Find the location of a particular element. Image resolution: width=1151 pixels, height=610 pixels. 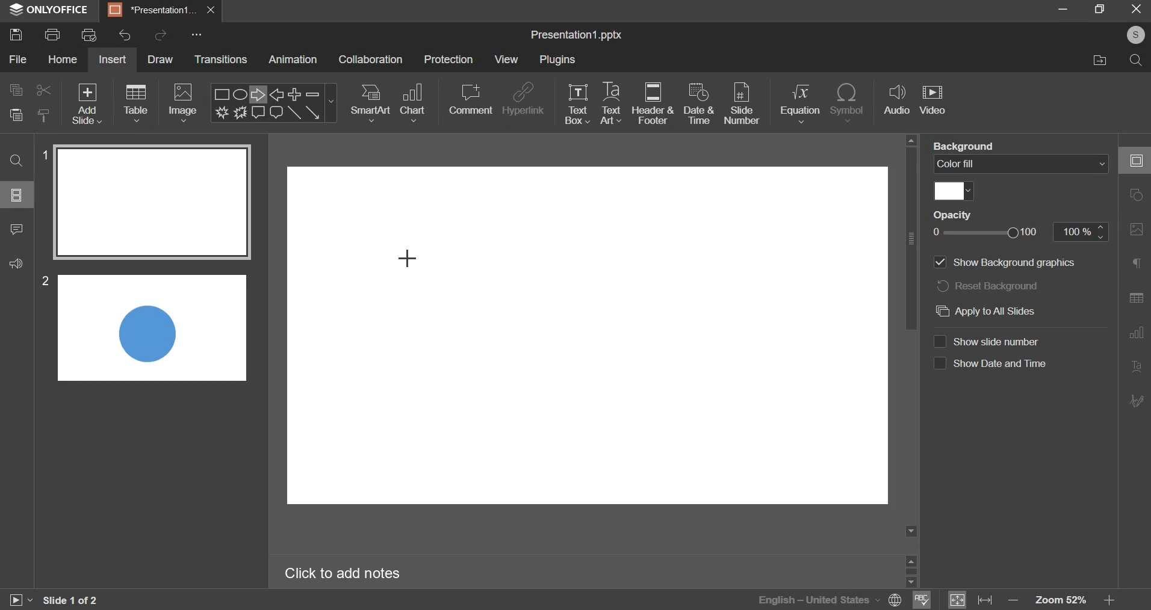

collaboration is located at coordinates (371, 59).